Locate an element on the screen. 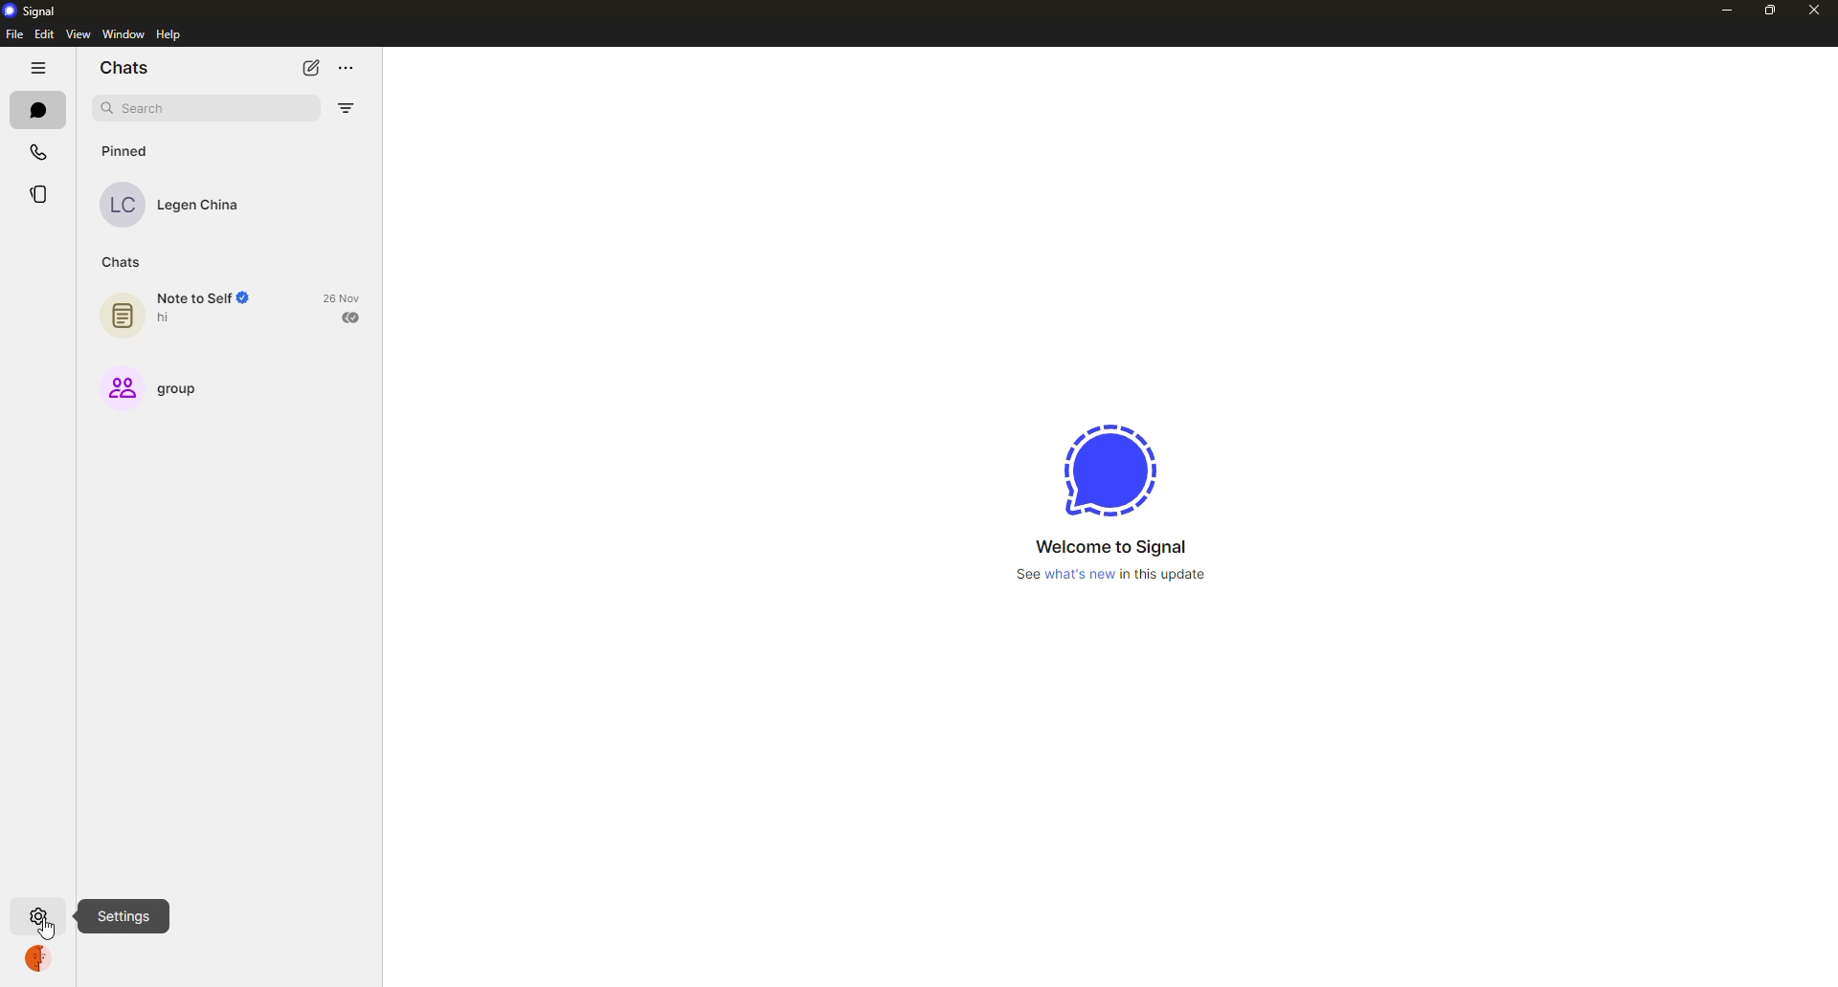 The height and width of the screenshot is (987, 1838). group is located at coordinates (191, 390).